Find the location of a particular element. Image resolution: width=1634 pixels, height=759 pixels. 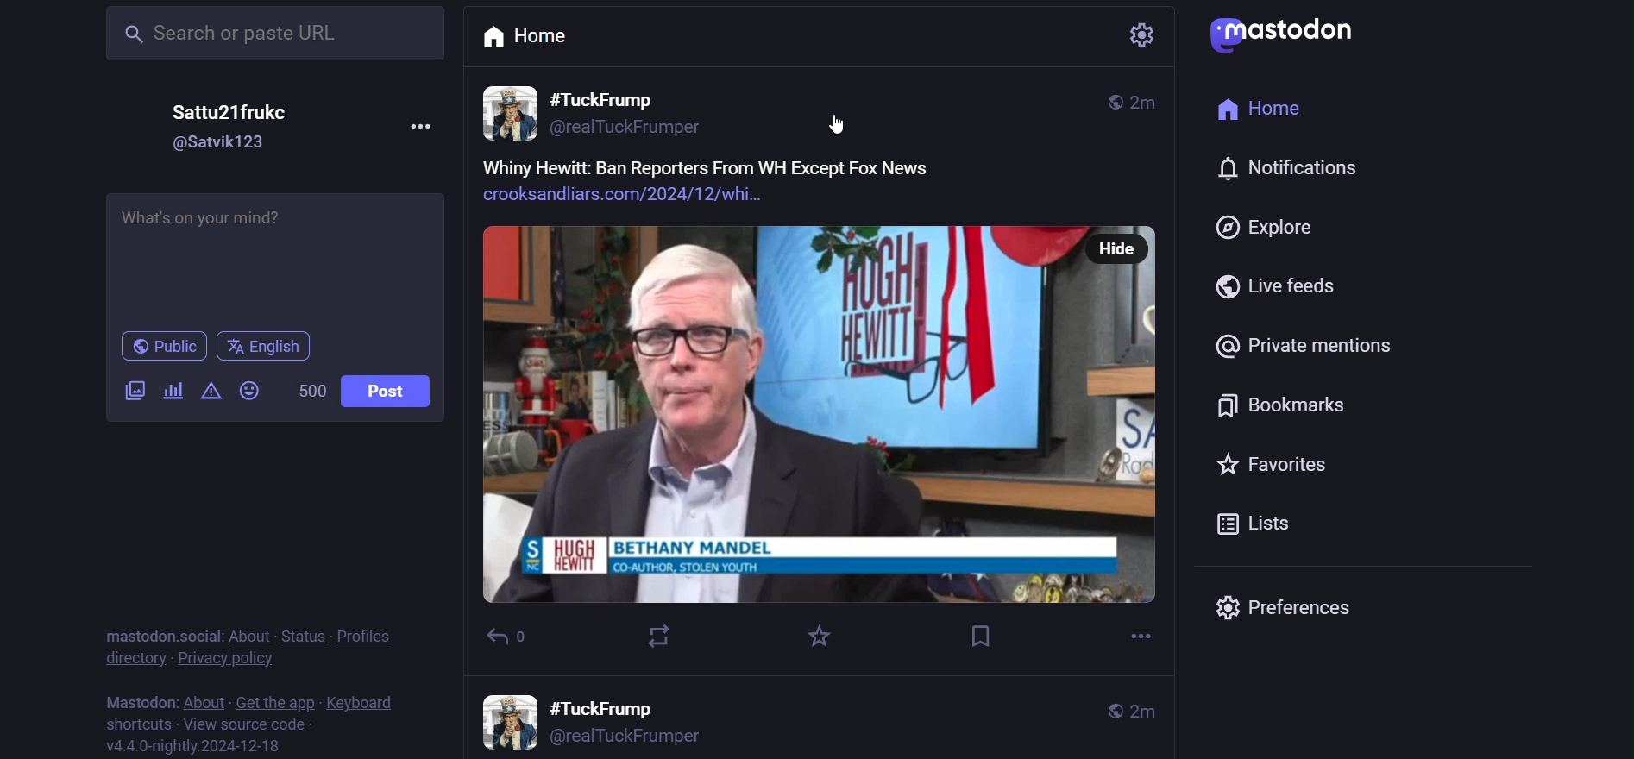

home is located at coordinates (1266, 111).